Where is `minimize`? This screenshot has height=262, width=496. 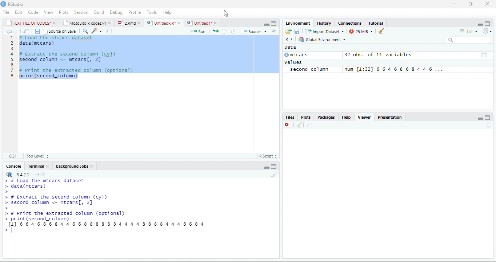
minimize is located at coordinates (267, 166).